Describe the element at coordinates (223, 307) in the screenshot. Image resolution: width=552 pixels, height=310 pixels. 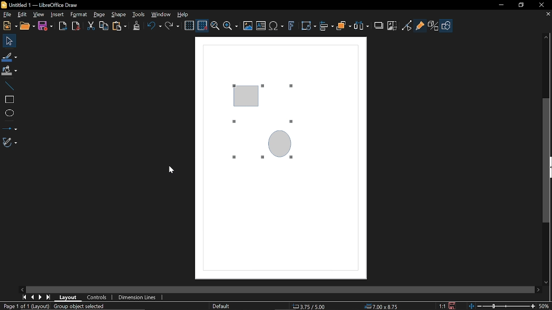
I see `Slide master name` at that location.